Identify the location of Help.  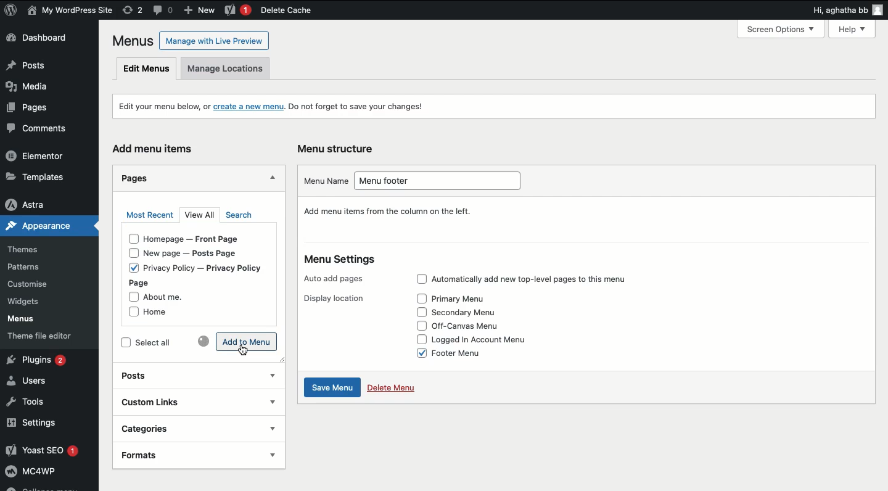
(855, 28).